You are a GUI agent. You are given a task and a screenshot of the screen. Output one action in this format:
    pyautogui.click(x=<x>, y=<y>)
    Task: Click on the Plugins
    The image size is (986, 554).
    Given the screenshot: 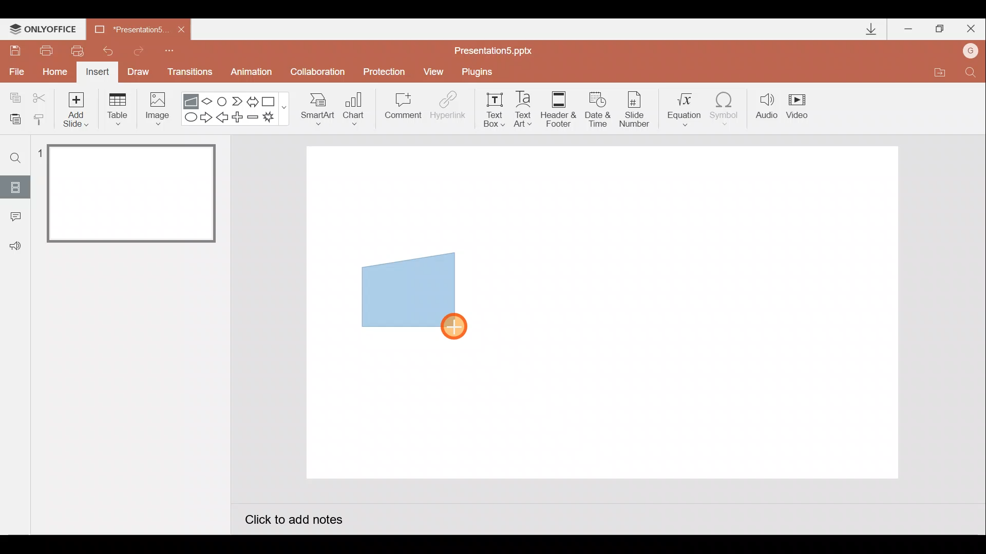 What is the action you would take?
    pyautogui.click(x=480, y=72)
    